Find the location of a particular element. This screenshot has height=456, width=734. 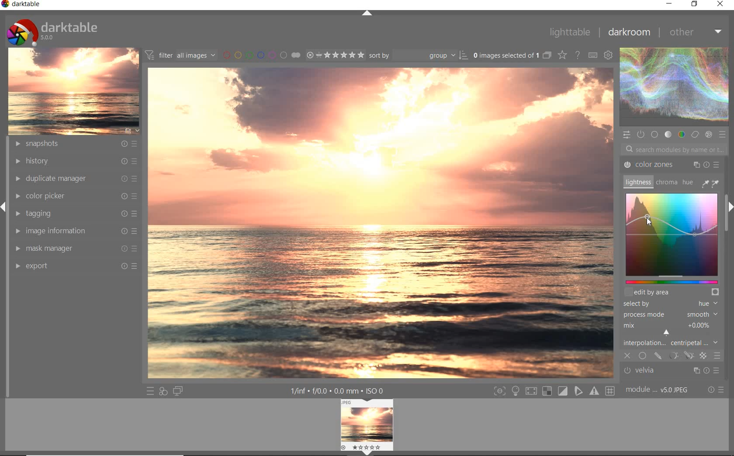

CHROMA is located at coordinates (666, 183).